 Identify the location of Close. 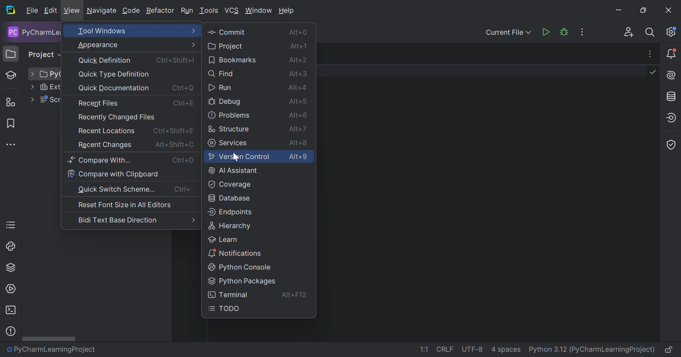
(668, 10).